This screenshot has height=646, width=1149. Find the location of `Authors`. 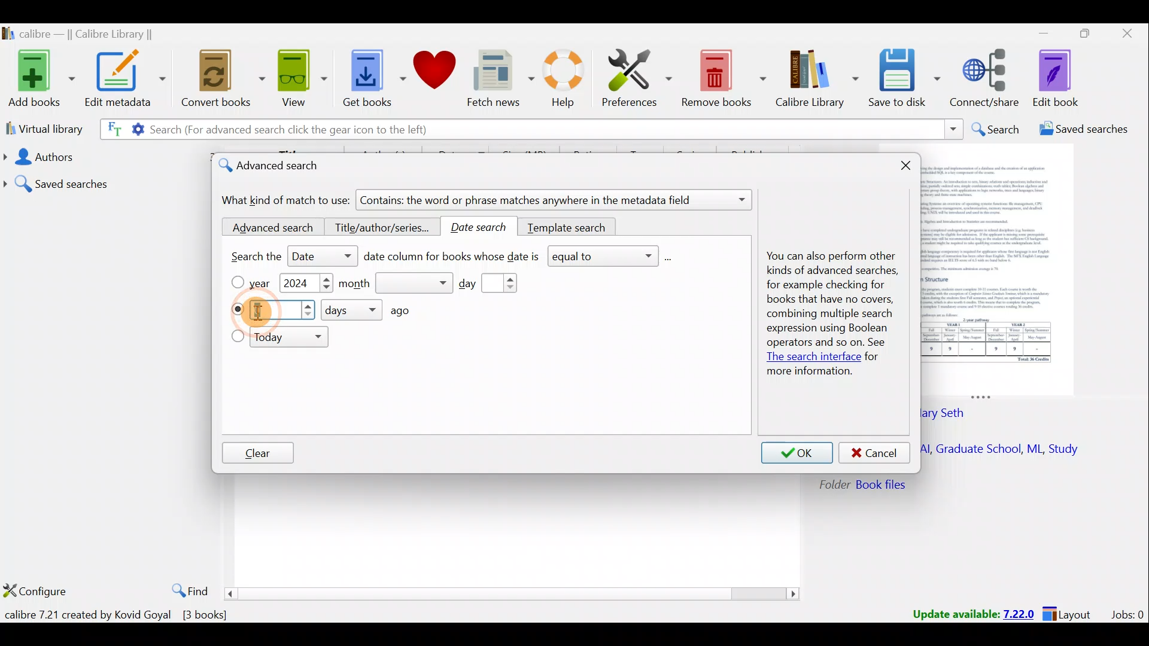

Authors is located at coordinates (103, 157).